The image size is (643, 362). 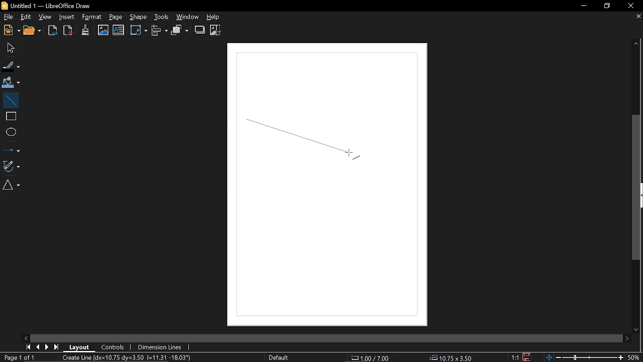 I want to click on Crop image, so click(x=217, y=30).